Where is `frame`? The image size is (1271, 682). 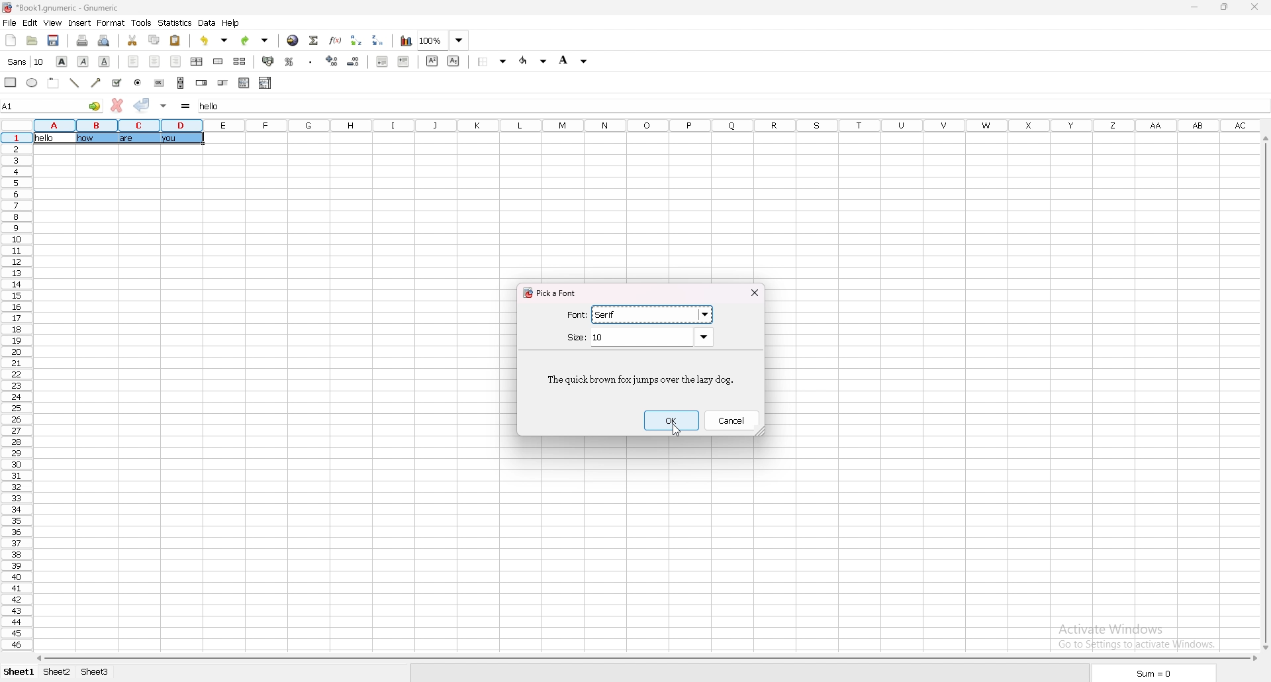 frame is located at coordinates (53, 83).